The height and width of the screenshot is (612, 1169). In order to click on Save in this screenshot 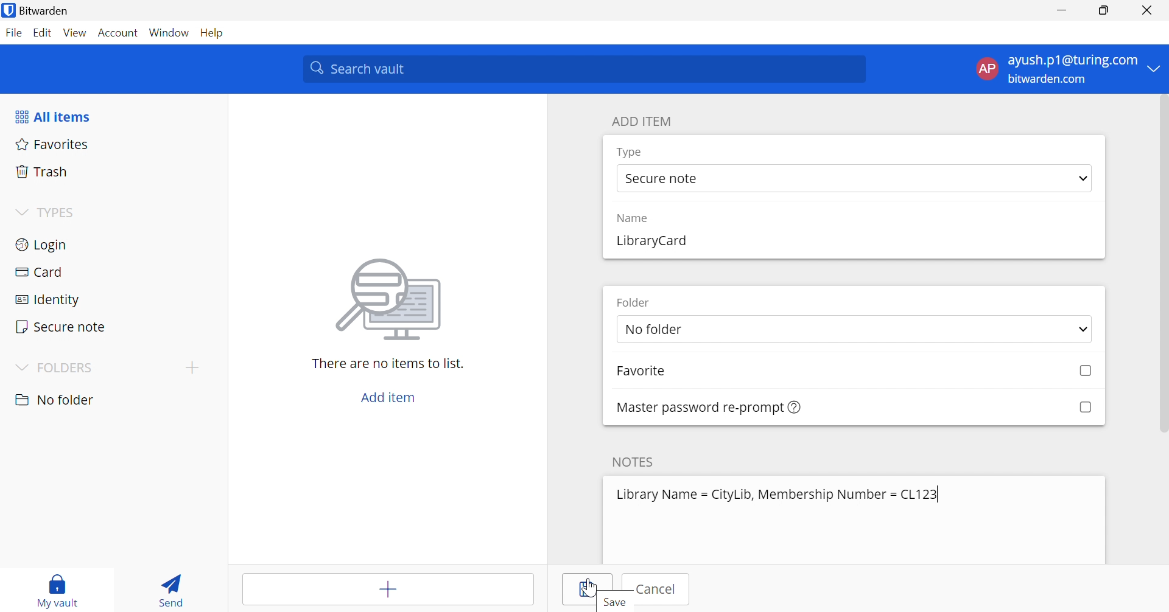, I will do `click(586, 589)`.